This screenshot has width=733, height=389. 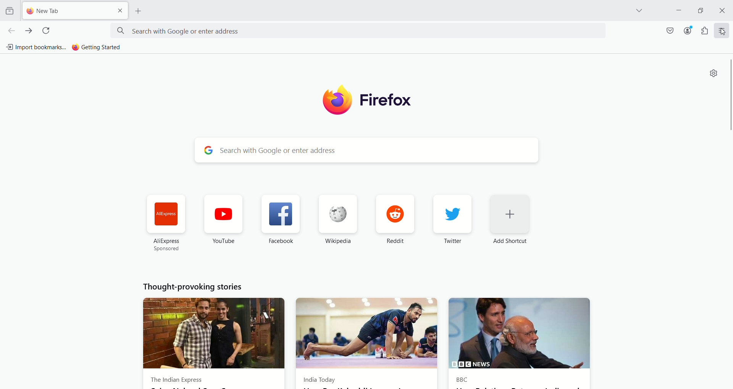 What do you see at coordinates (668, 30) in the screenshot?
I see `save to pocket` at bounding box center [668, 30].